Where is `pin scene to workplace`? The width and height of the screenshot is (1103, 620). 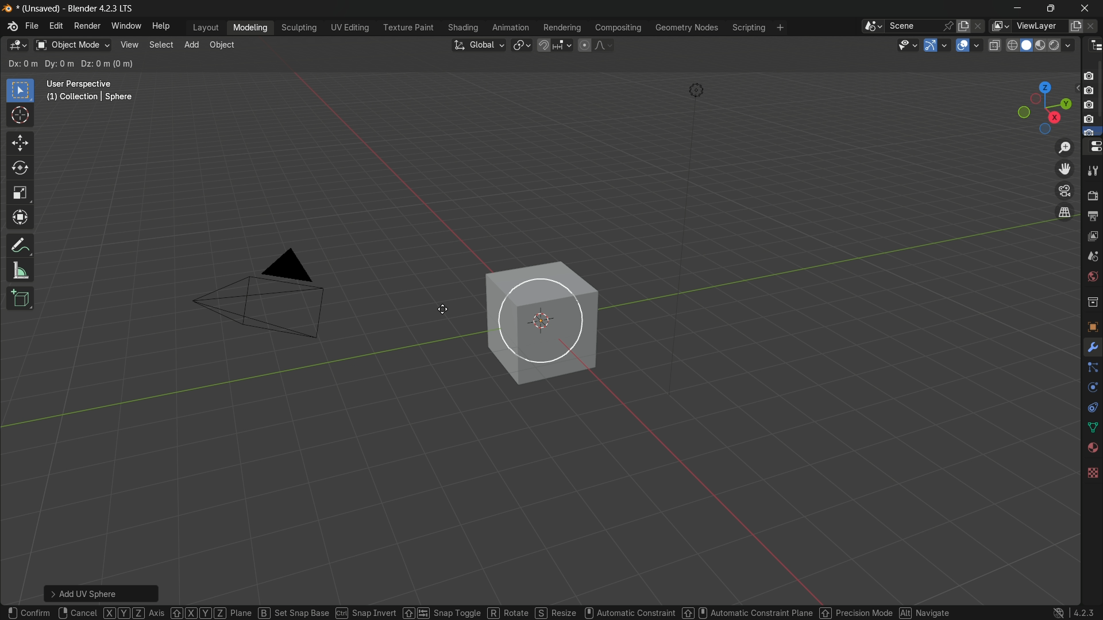 pin scene to workplace is located at coordinates (949, 26).